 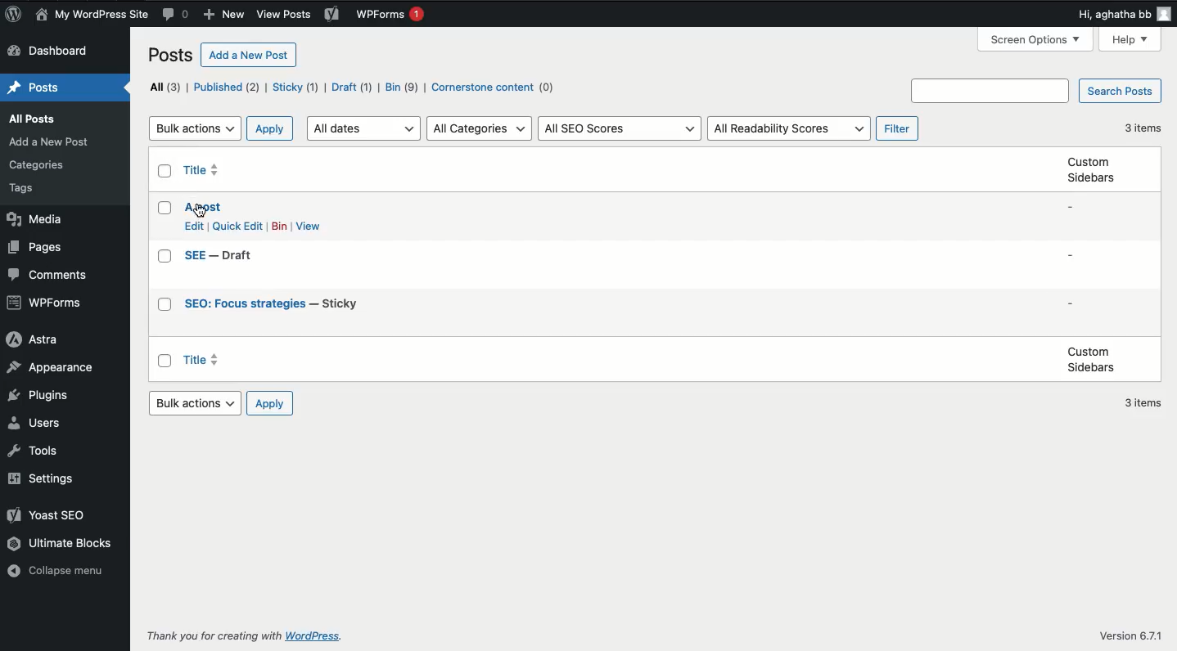 I want to click on WPForms, so click(x=397, y=12).